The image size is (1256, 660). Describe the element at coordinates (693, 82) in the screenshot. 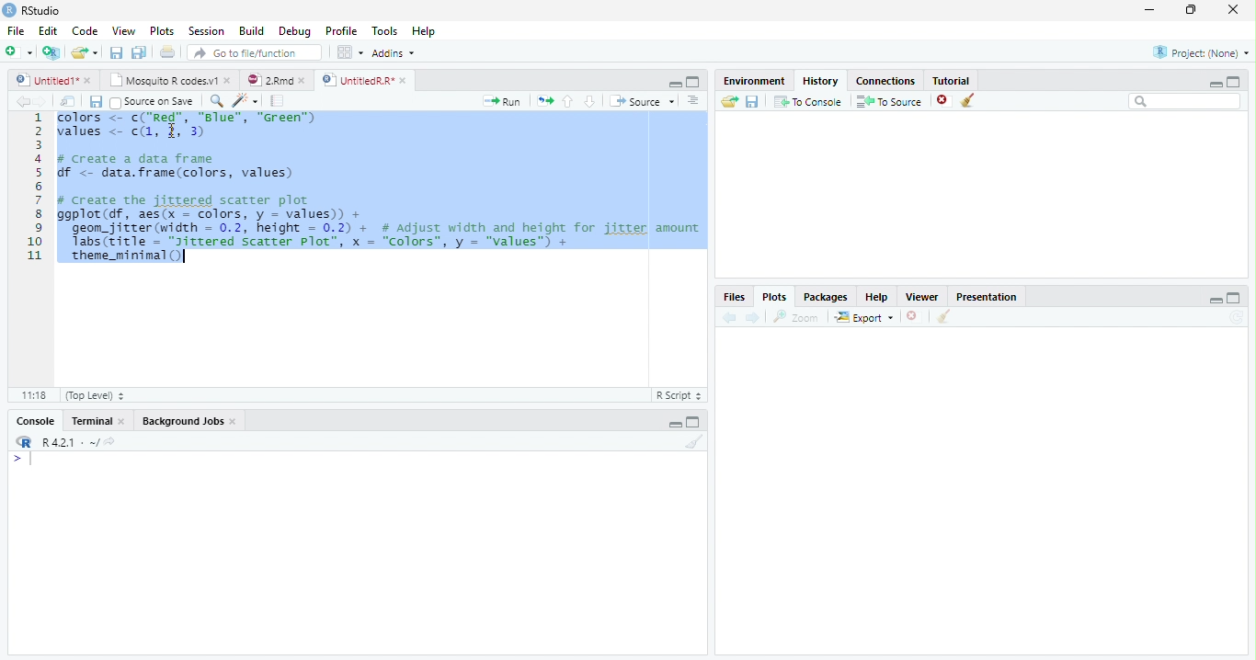

I see `Maximize` at that location.